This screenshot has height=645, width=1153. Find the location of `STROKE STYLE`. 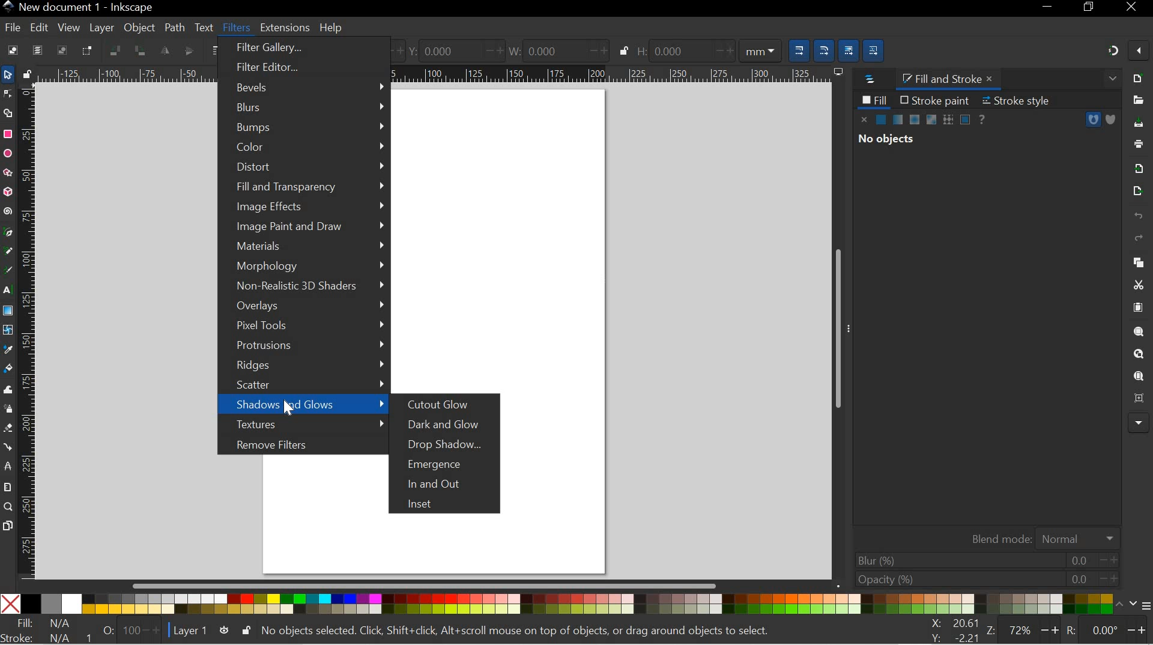

STROKE STYLE is located at coordinates (1021, 100).